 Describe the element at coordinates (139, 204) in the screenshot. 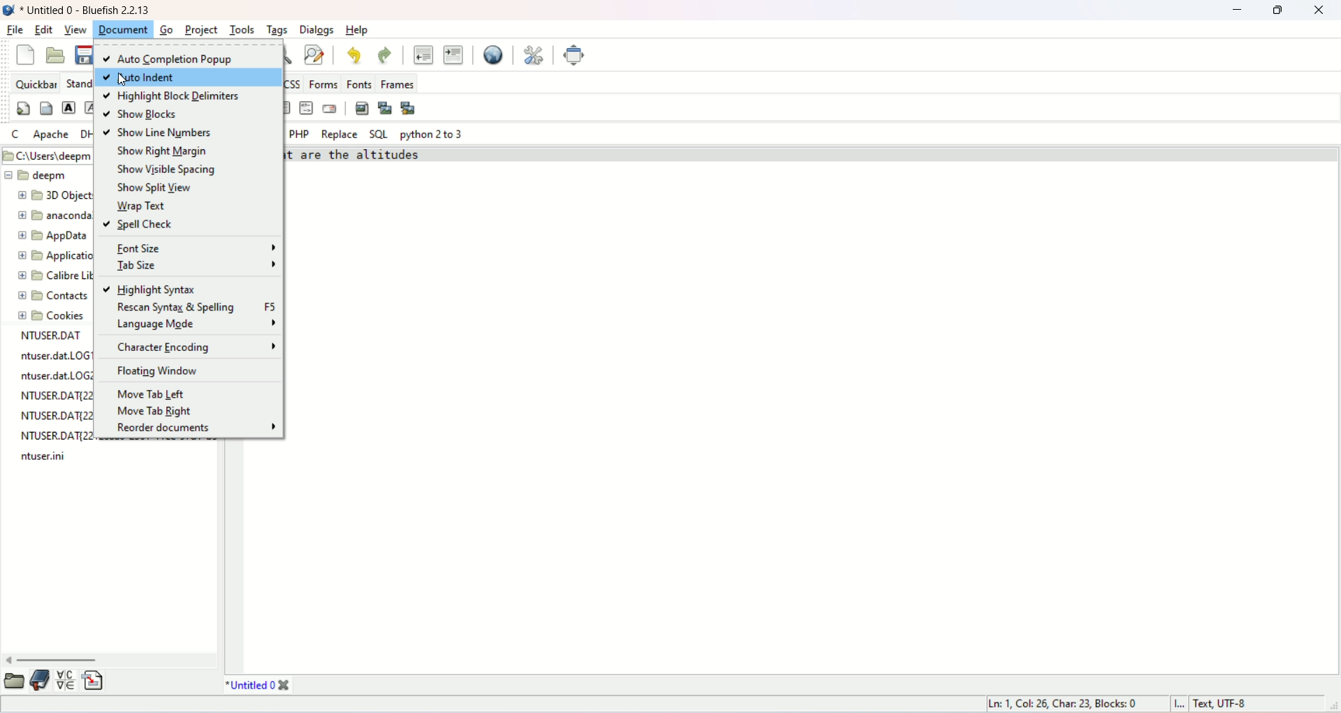

I see `wrap text` at that location.